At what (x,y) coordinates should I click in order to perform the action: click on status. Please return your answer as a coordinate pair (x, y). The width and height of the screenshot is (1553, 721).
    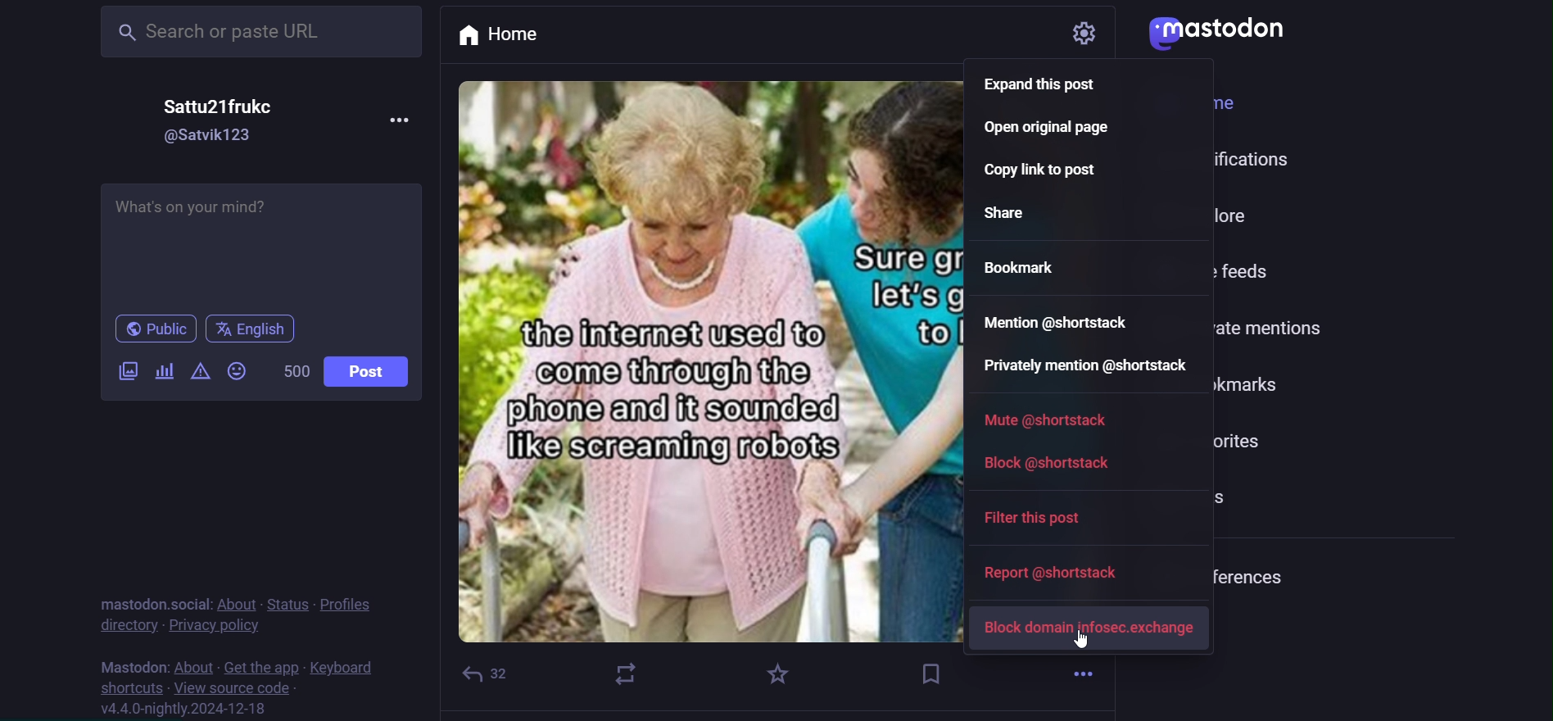
    Looking at the image, I should click on (291, 602).